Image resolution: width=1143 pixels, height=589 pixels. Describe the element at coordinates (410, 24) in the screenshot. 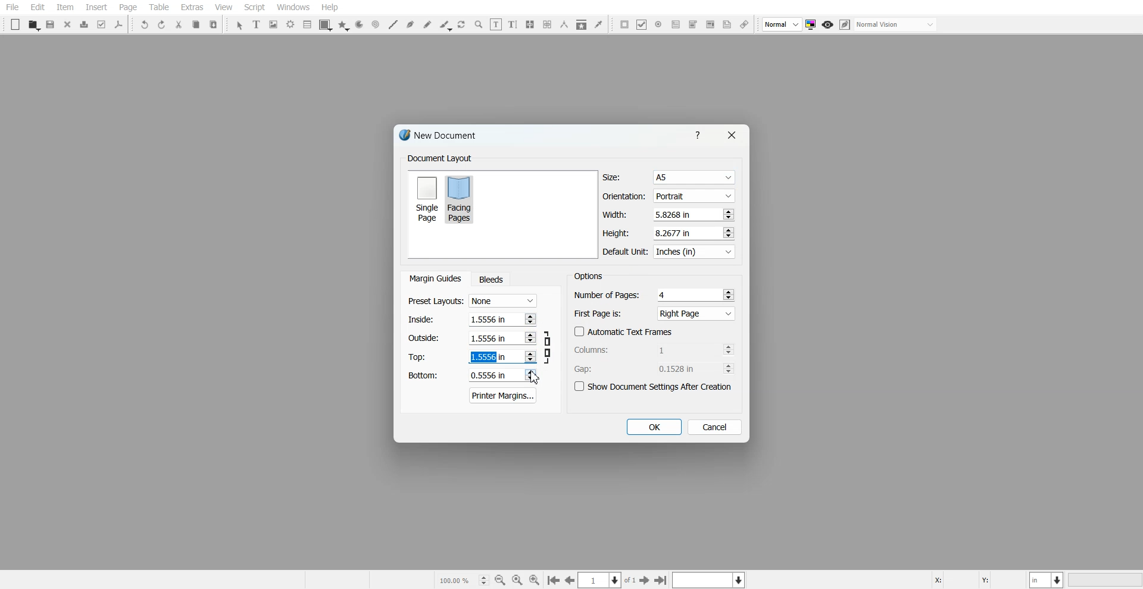

I see `Bezier curve` at that location.